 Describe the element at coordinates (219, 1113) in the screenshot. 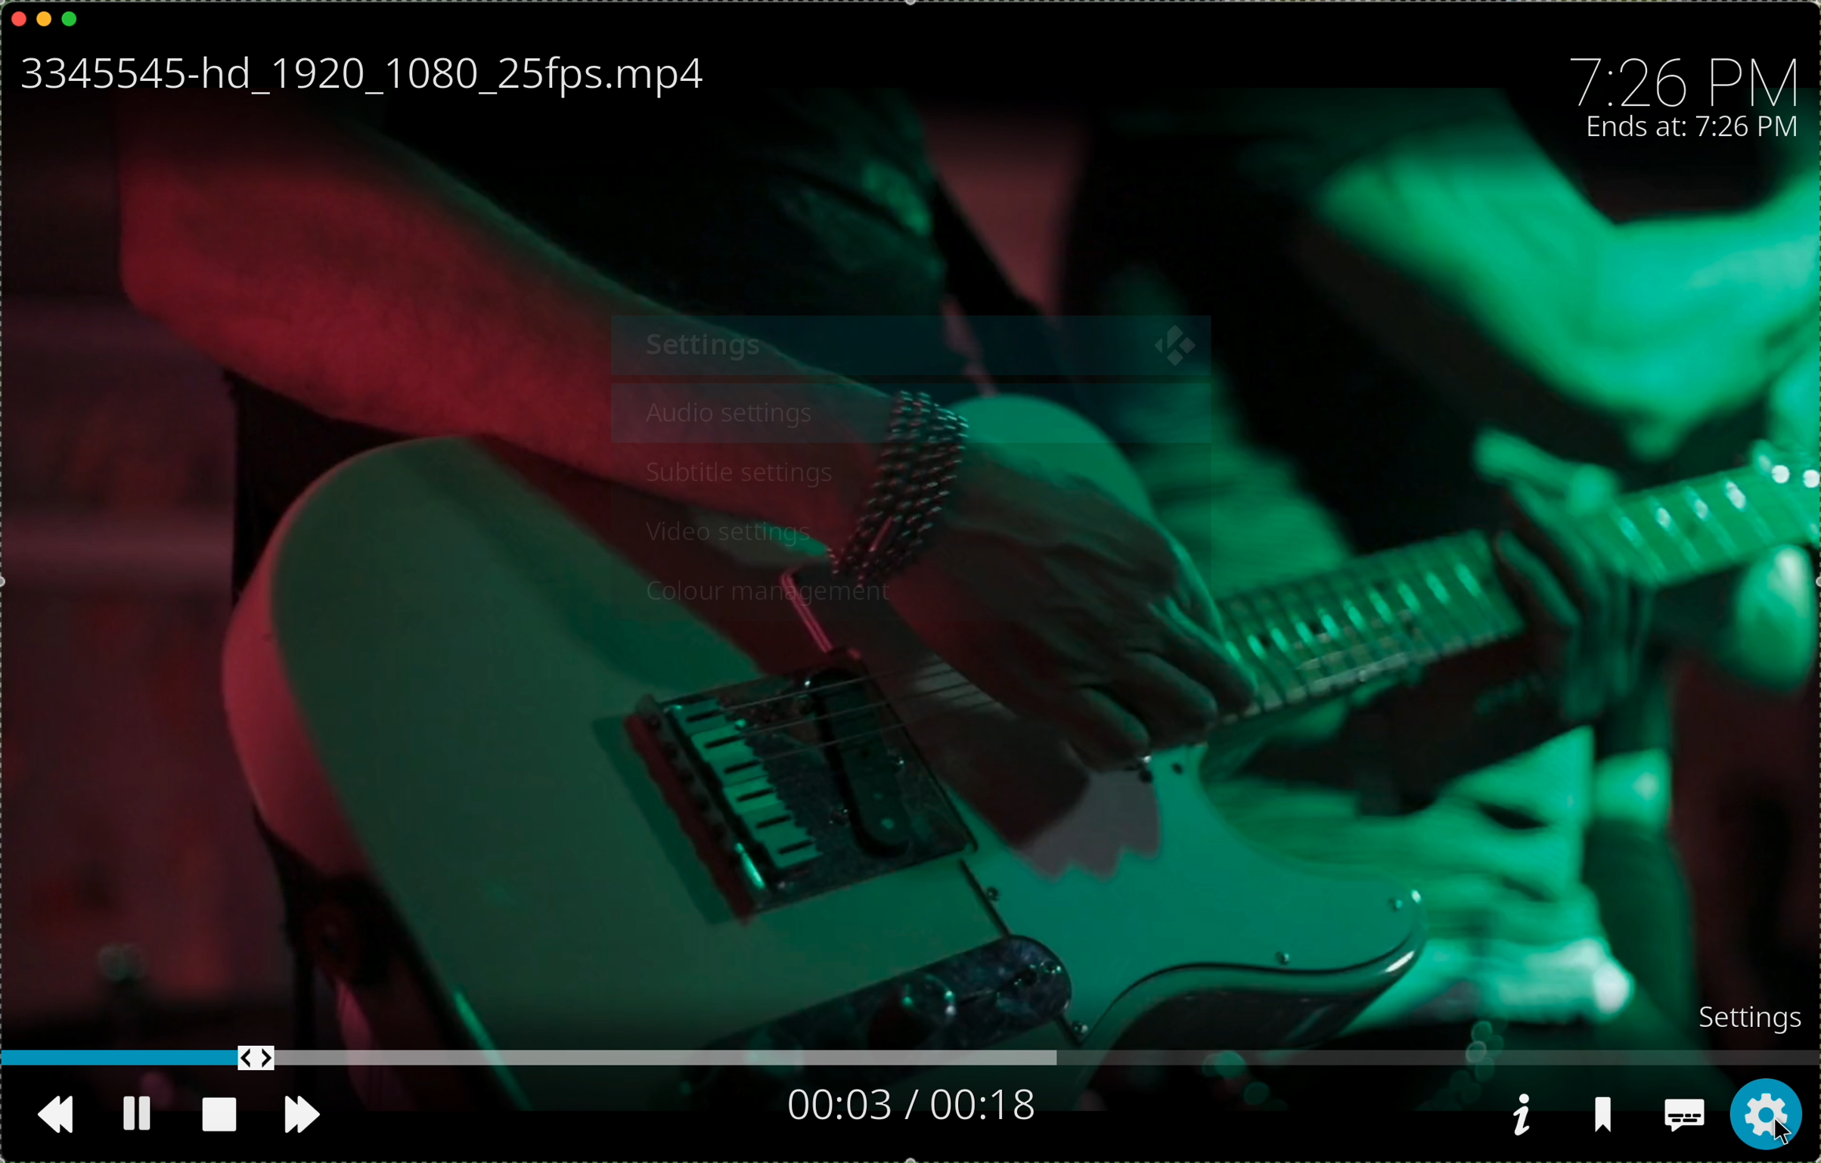

I see `stop` at that location.